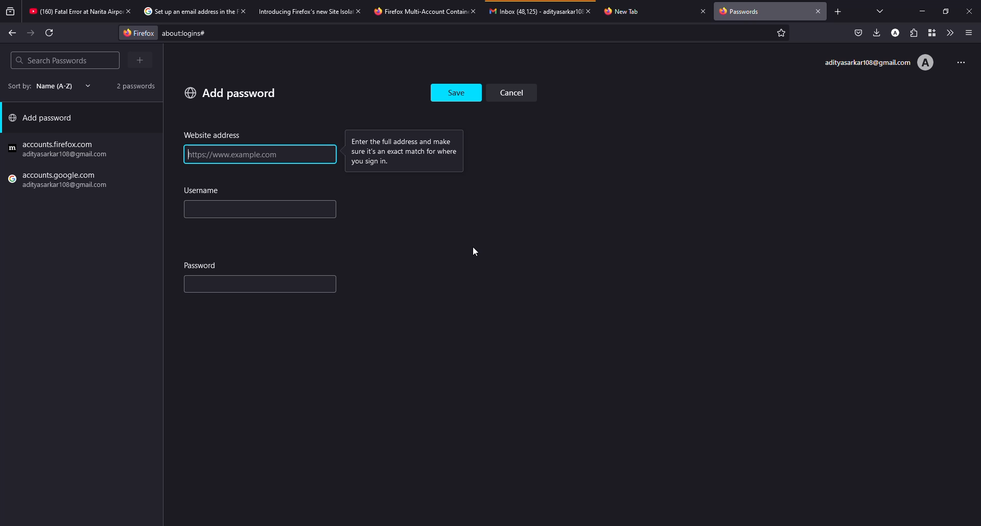 Image resolution: width=981 pixels, height=526 pixels. What do you see at coordinates (409, 150) in the screenshot?
I see `info` at bounding box center [409, 150].